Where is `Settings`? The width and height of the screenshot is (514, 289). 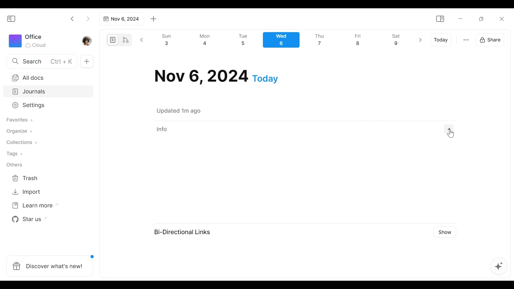 Settings is located at coordinates (44, 105).